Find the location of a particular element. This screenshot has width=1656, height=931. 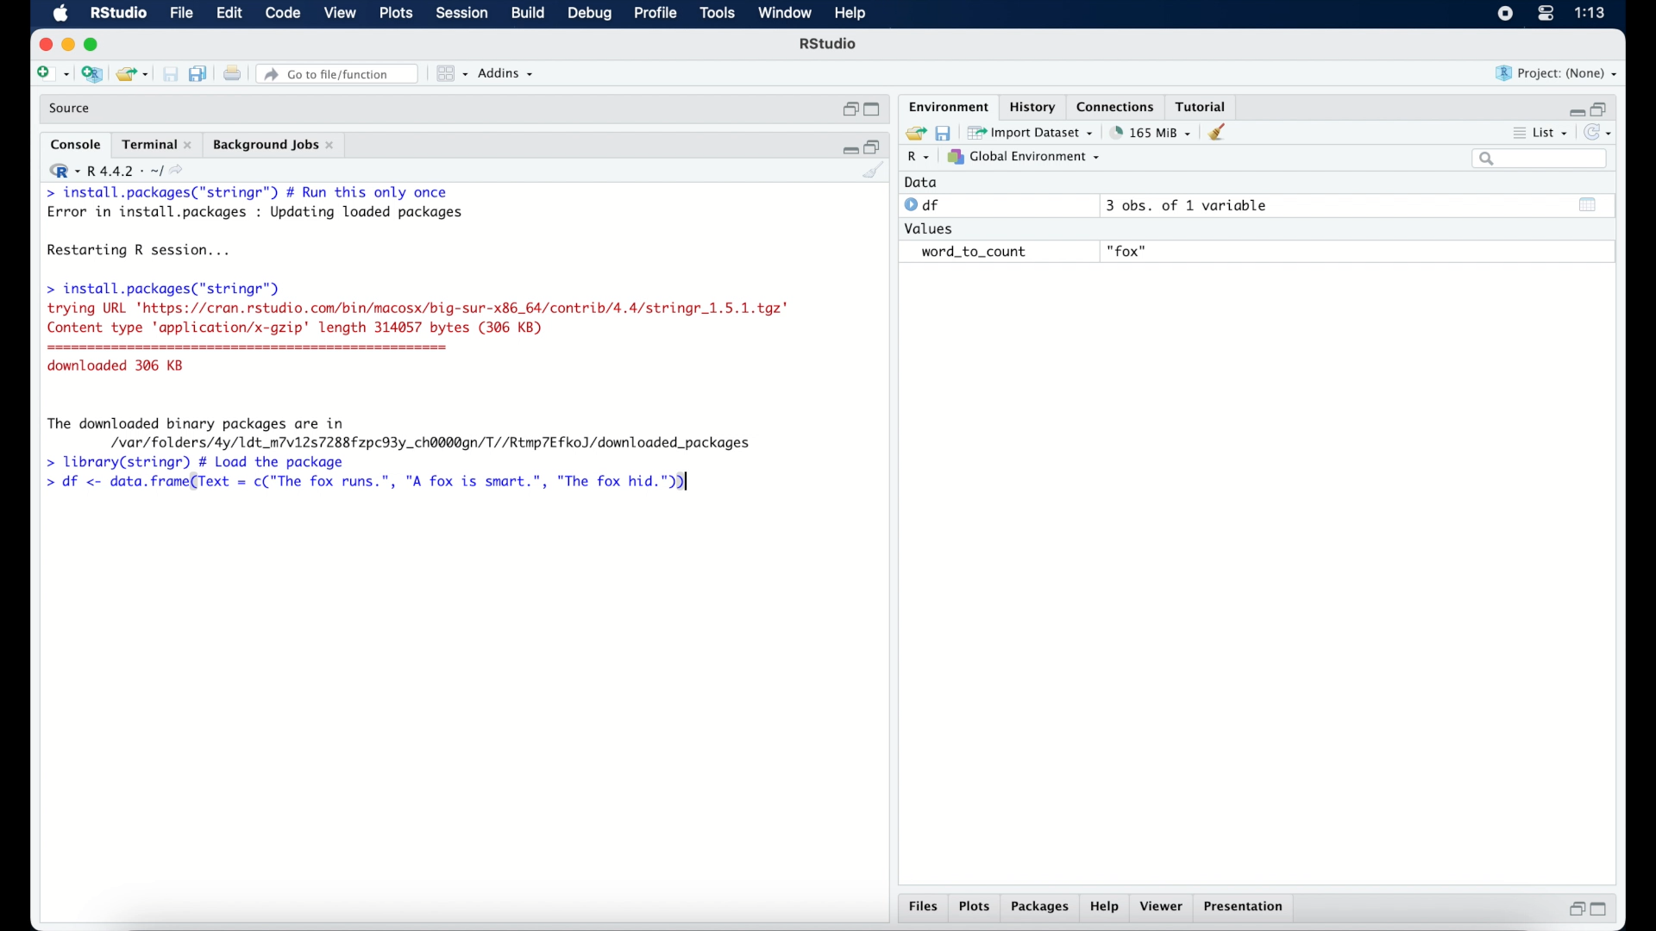

close is located at coordinates (43, 45).